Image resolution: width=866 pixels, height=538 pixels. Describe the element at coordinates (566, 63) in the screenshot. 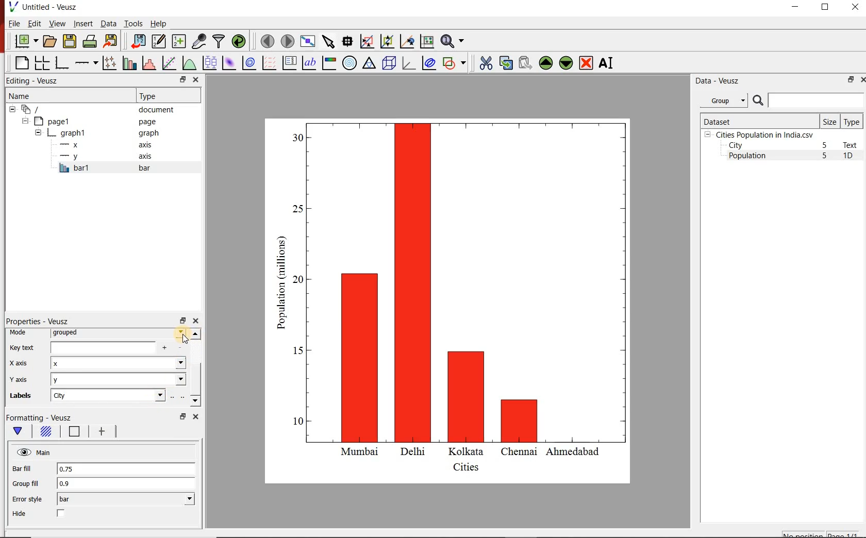

I see `move the selected widget down` at that location.